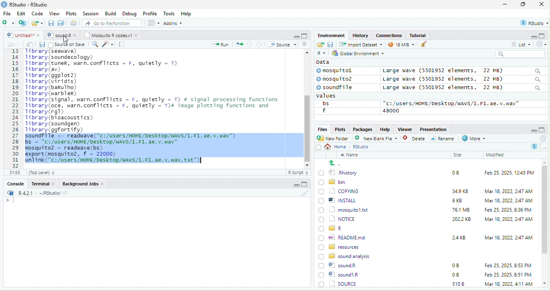 The height and width of the screenshot is (291, 550). What do you see at coordinates (111, 35) in the screenshot?
I see `Mosquito R codes.v1` at bounding box center [111, 35].